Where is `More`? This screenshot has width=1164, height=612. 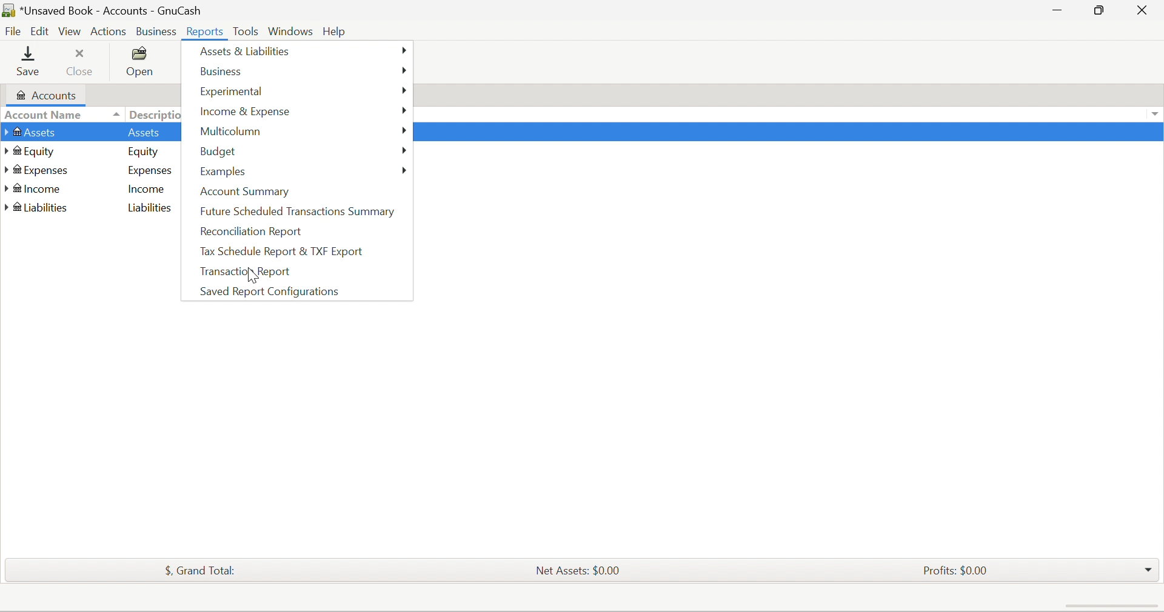
More is located at coordinates (403, 111).